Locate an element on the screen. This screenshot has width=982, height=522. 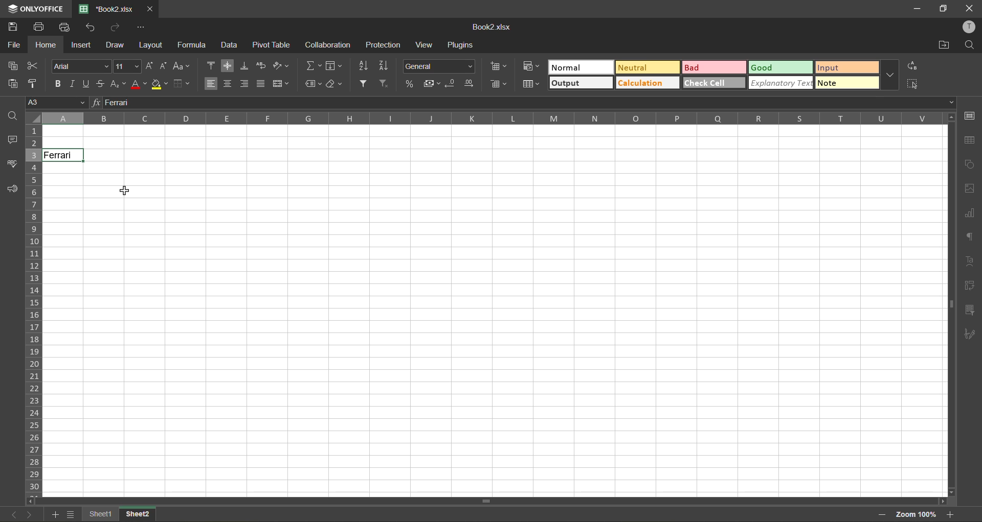
filter is located at coordinates (364, 83).